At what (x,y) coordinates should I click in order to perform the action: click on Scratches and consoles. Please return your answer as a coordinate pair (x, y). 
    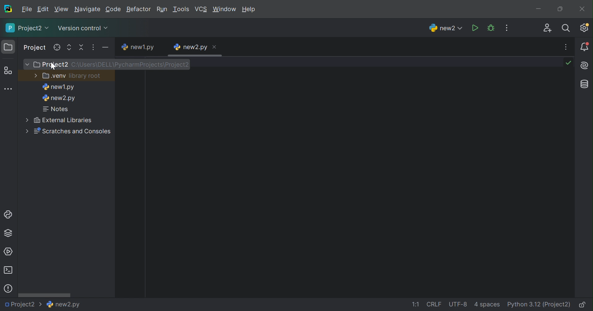
    Looking at the image, I should click on (75, 131).